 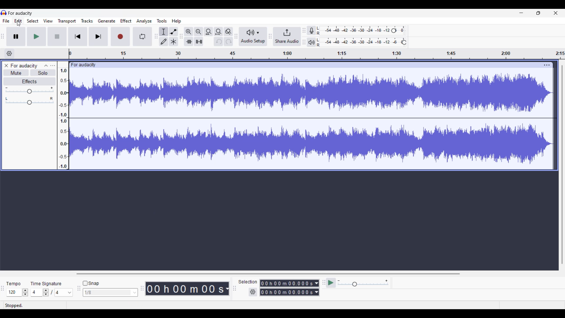 I want to click on Selection tool, so click(x=164, y=32).